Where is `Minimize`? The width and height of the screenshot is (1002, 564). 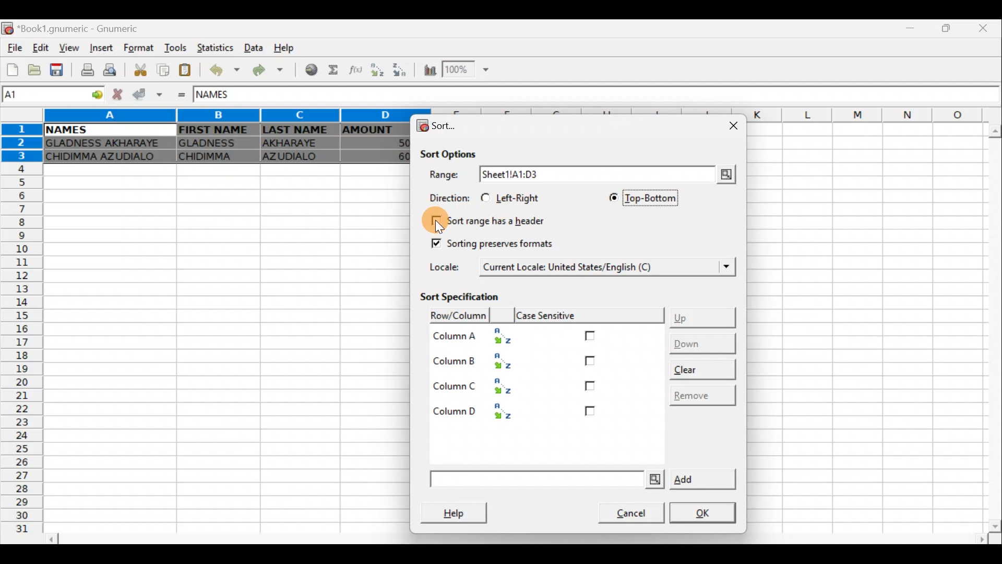
Minimize is located at coordinates (911, 31).